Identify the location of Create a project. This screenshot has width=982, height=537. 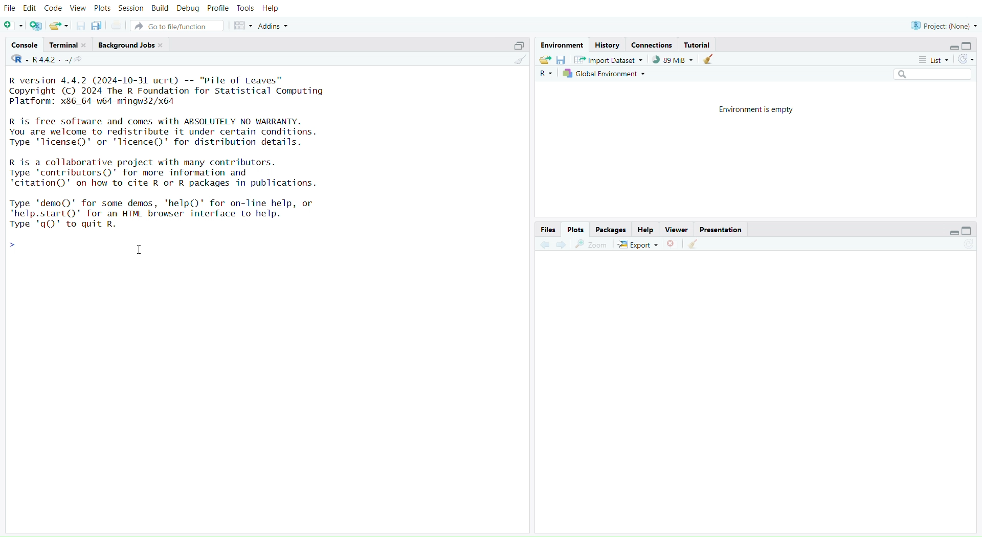
(36, 26).